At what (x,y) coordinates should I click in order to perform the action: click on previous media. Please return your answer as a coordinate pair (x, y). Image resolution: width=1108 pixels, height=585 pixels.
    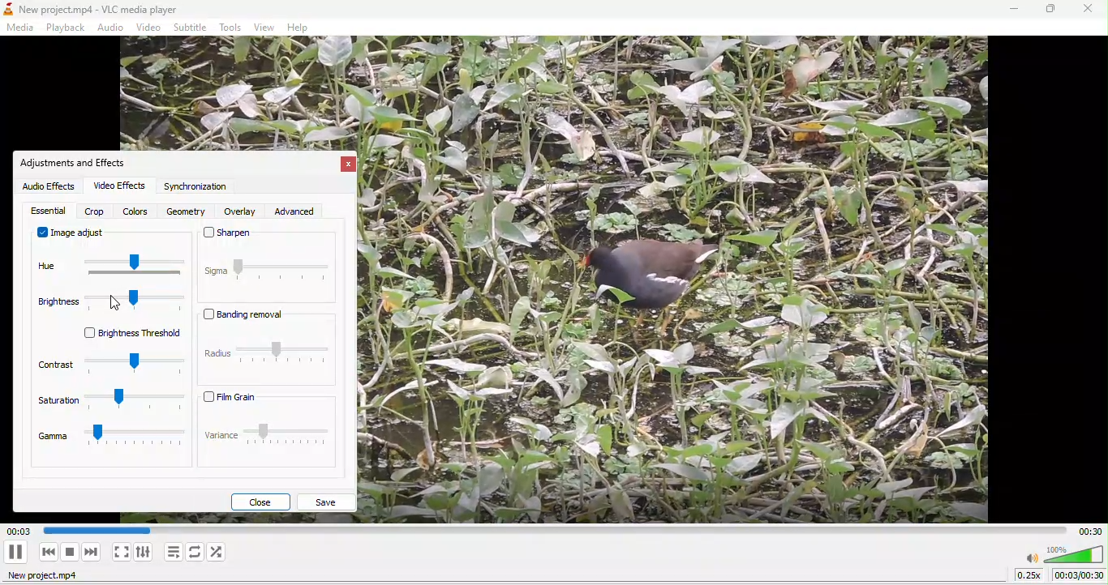
    Looking at the image, I should click on (48, 552).